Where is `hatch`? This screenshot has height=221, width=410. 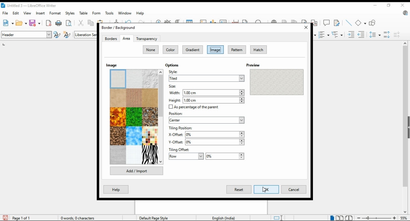 hatch is located at coordinates (258, 50).